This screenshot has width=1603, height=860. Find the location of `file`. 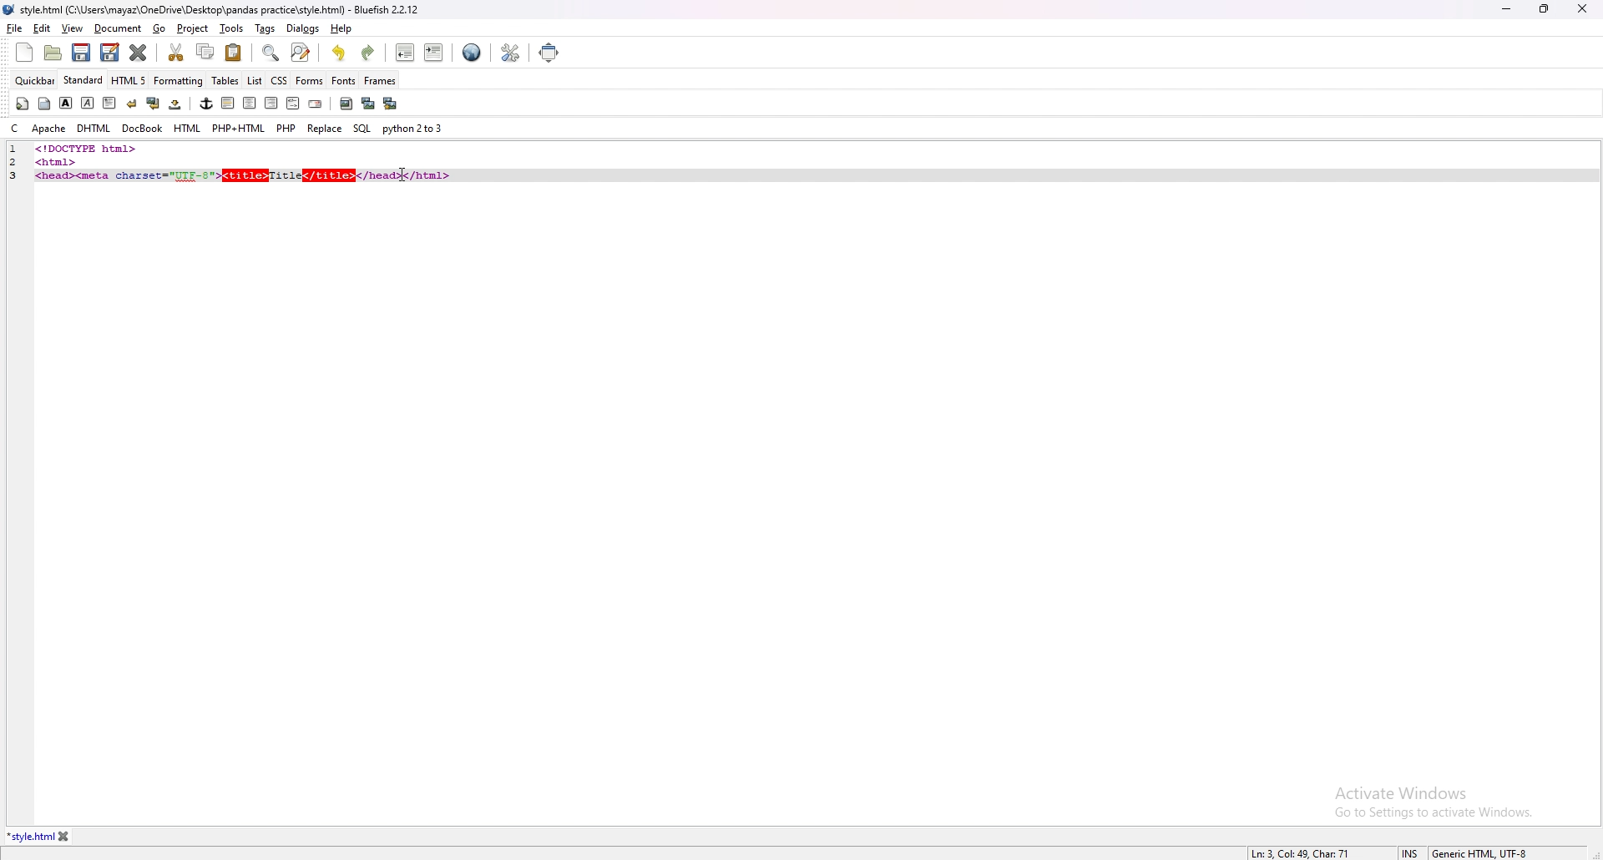

file is located at coordinates (15, 28).